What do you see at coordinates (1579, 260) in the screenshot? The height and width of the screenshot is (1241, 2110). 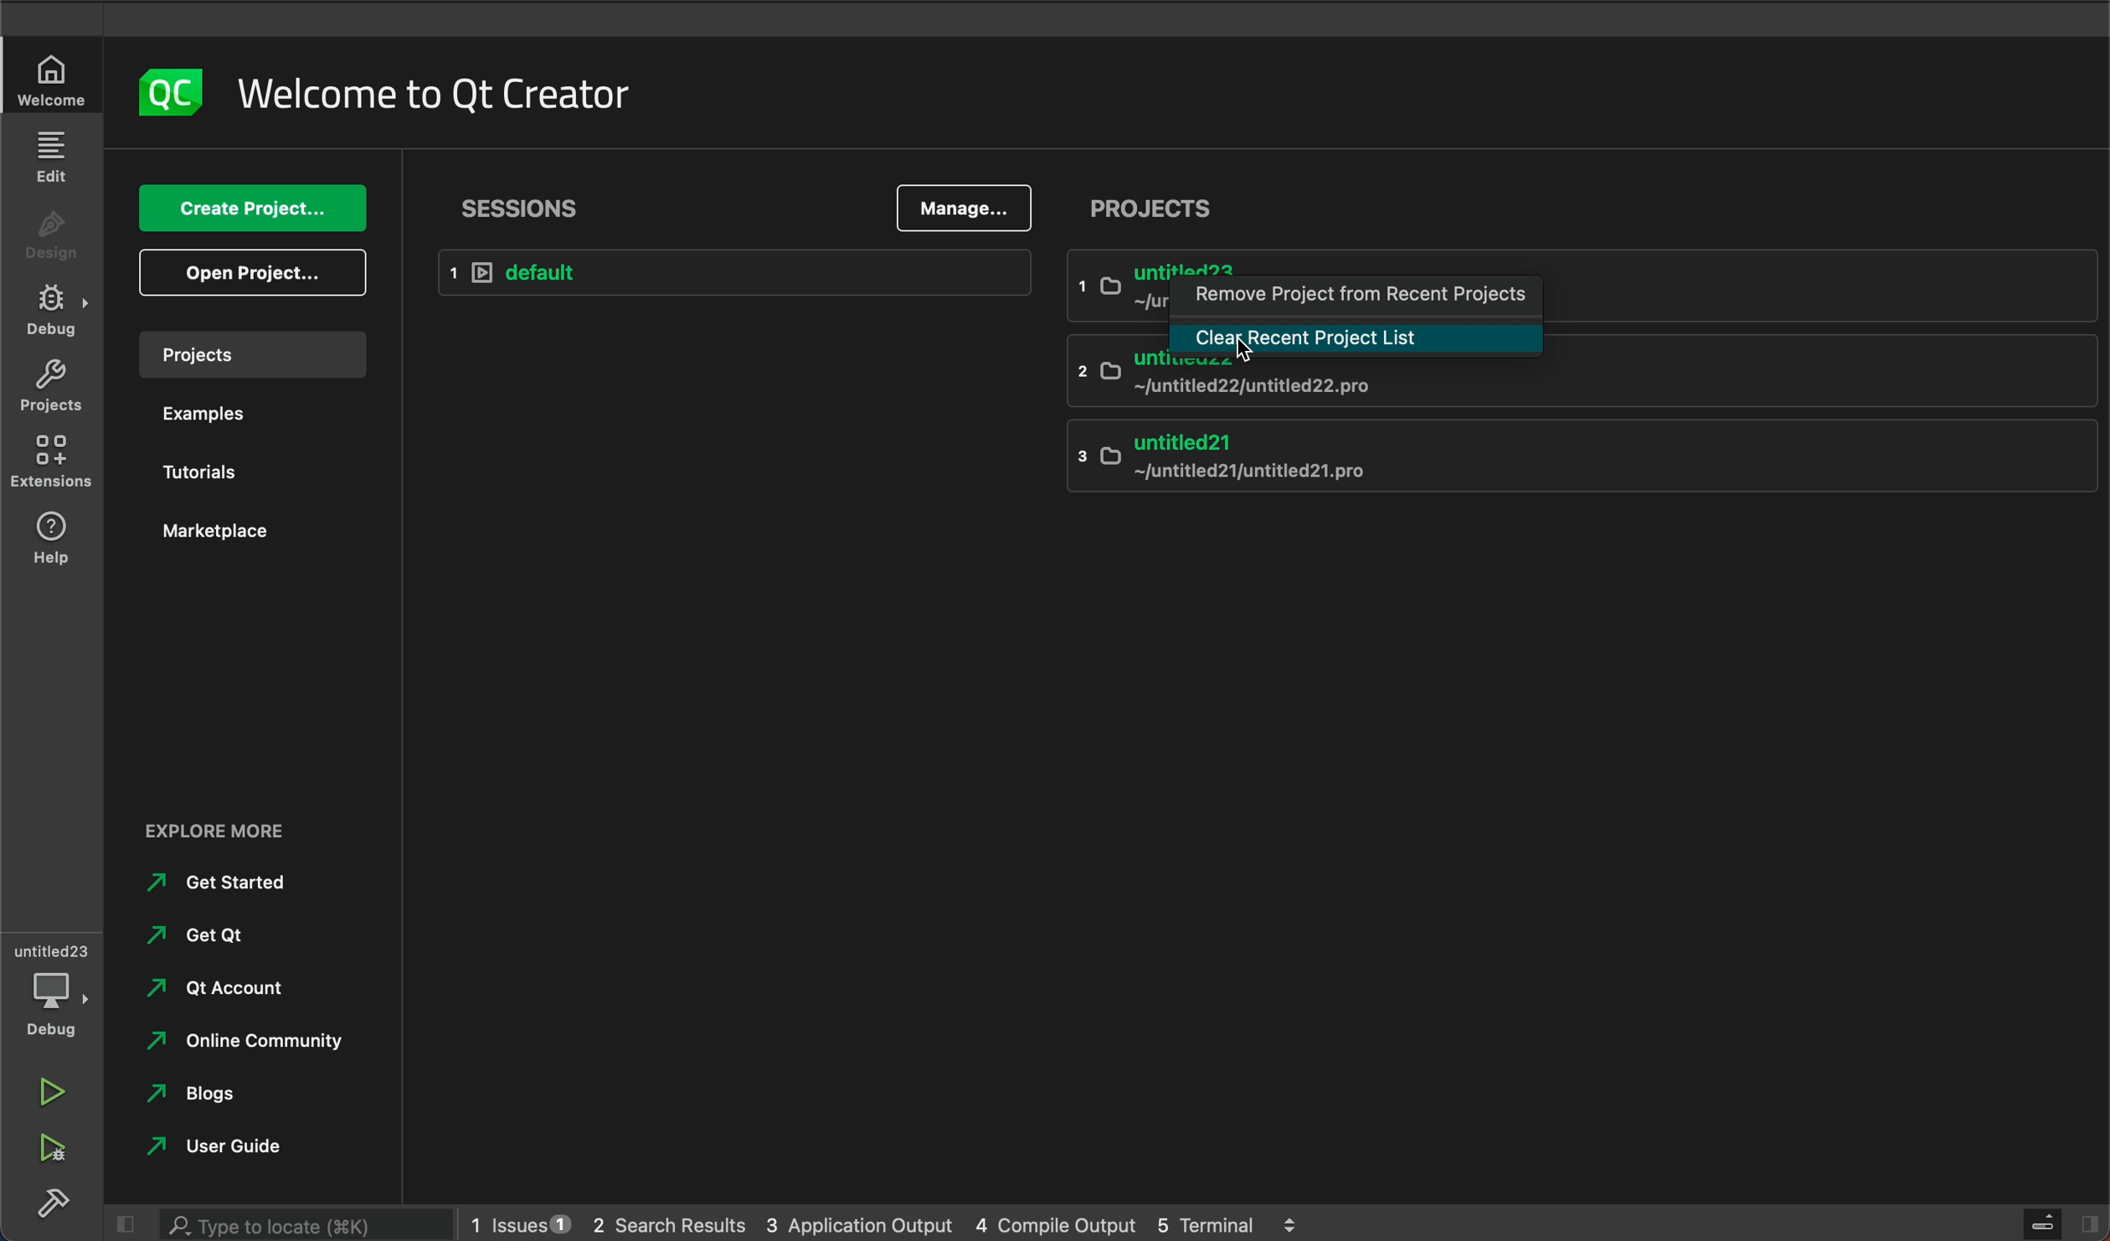 I see `untitled` at bounding box center [1579, 260].